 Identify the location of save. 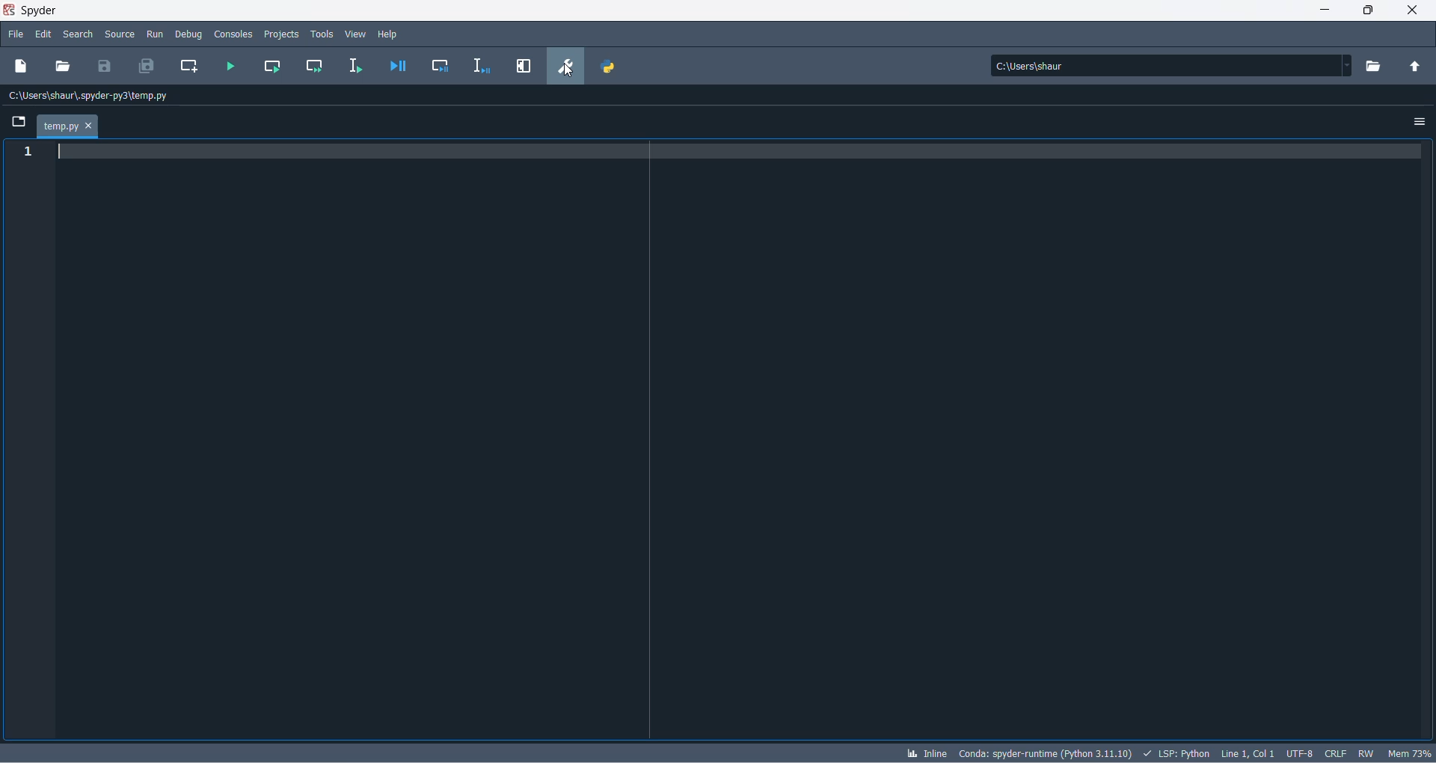
(105, 66).